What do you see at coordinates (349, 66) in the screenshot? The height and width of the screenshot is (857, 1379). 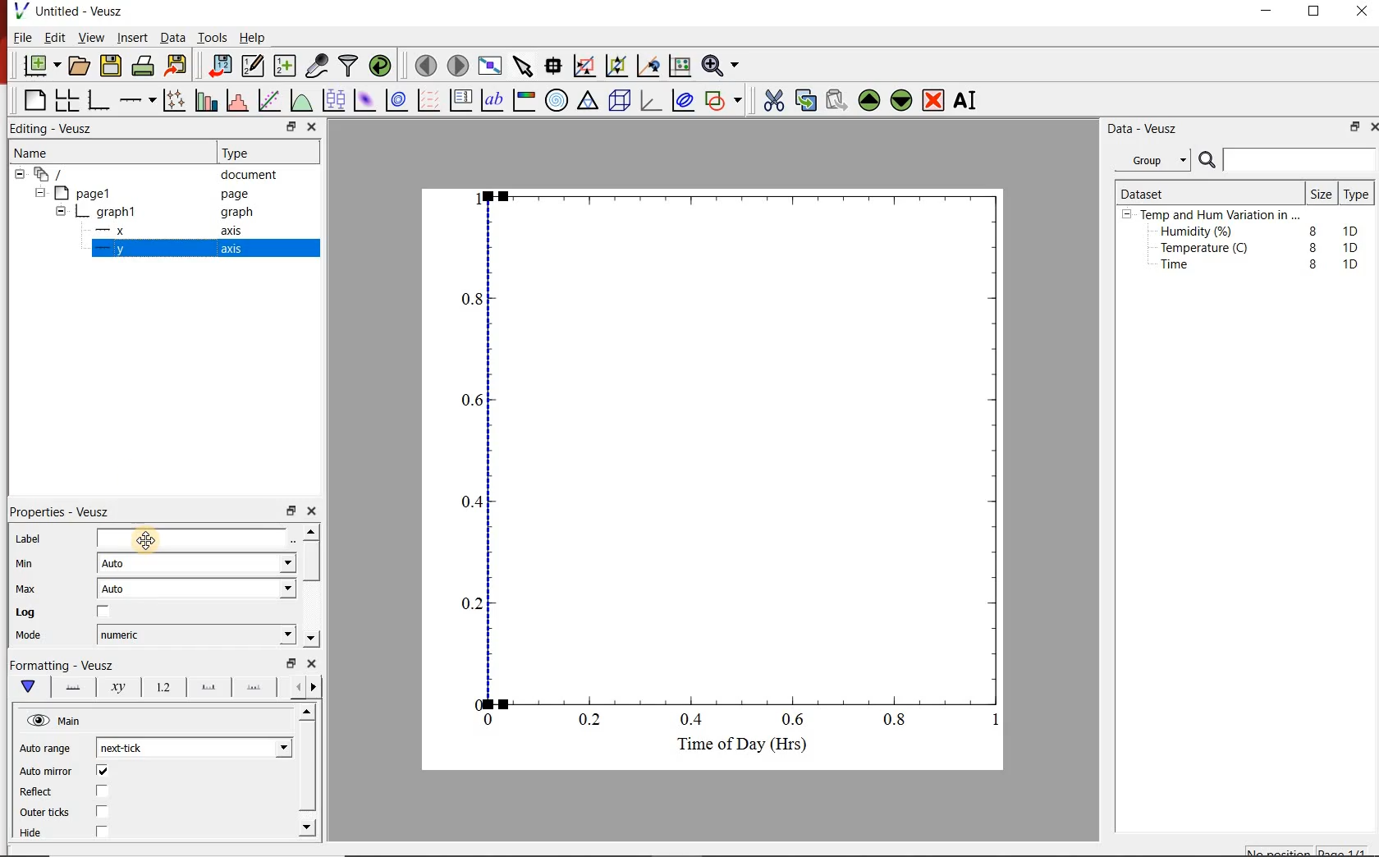 I see `filter data` at bounding box center [349, 66].